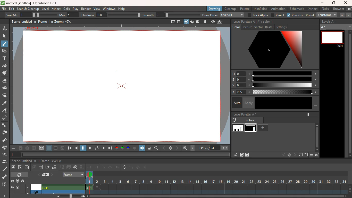  Describe the element at coordinates (5, 155) in the screenshot. I see `tap` at that location.